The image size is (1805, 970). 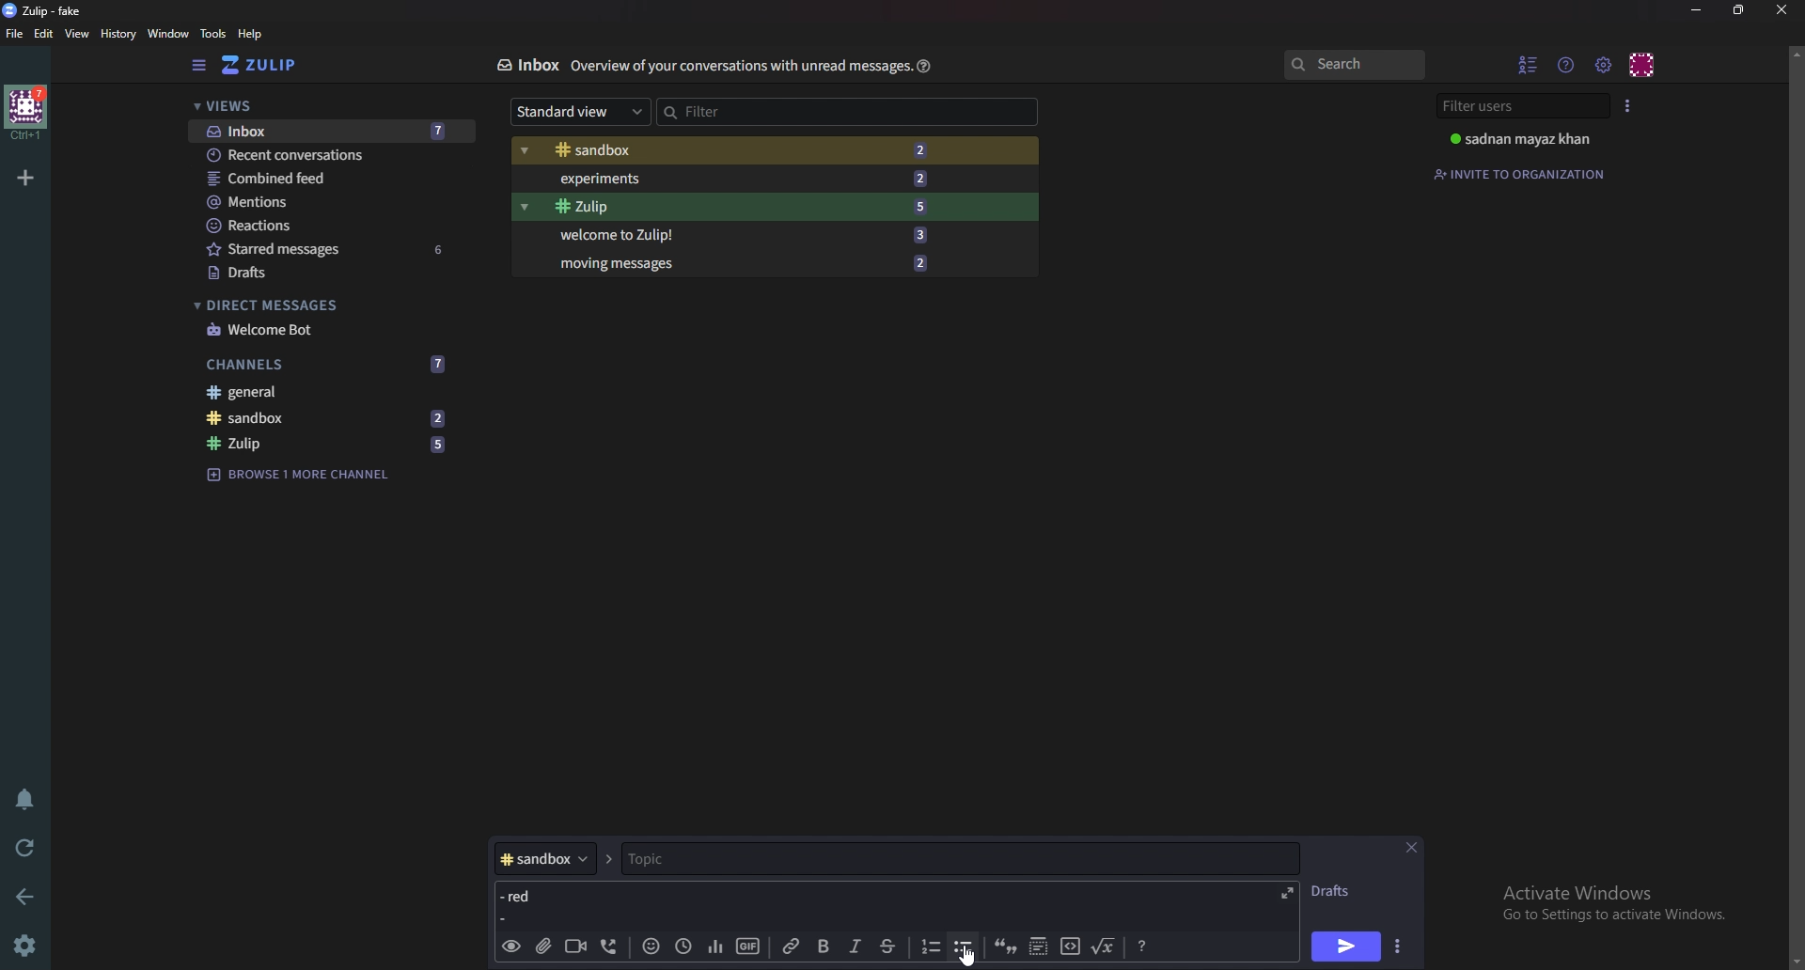 What do you see at coordinates (526, 905) in the screenshot?
I see `Message` at bounding box center [526, 905].